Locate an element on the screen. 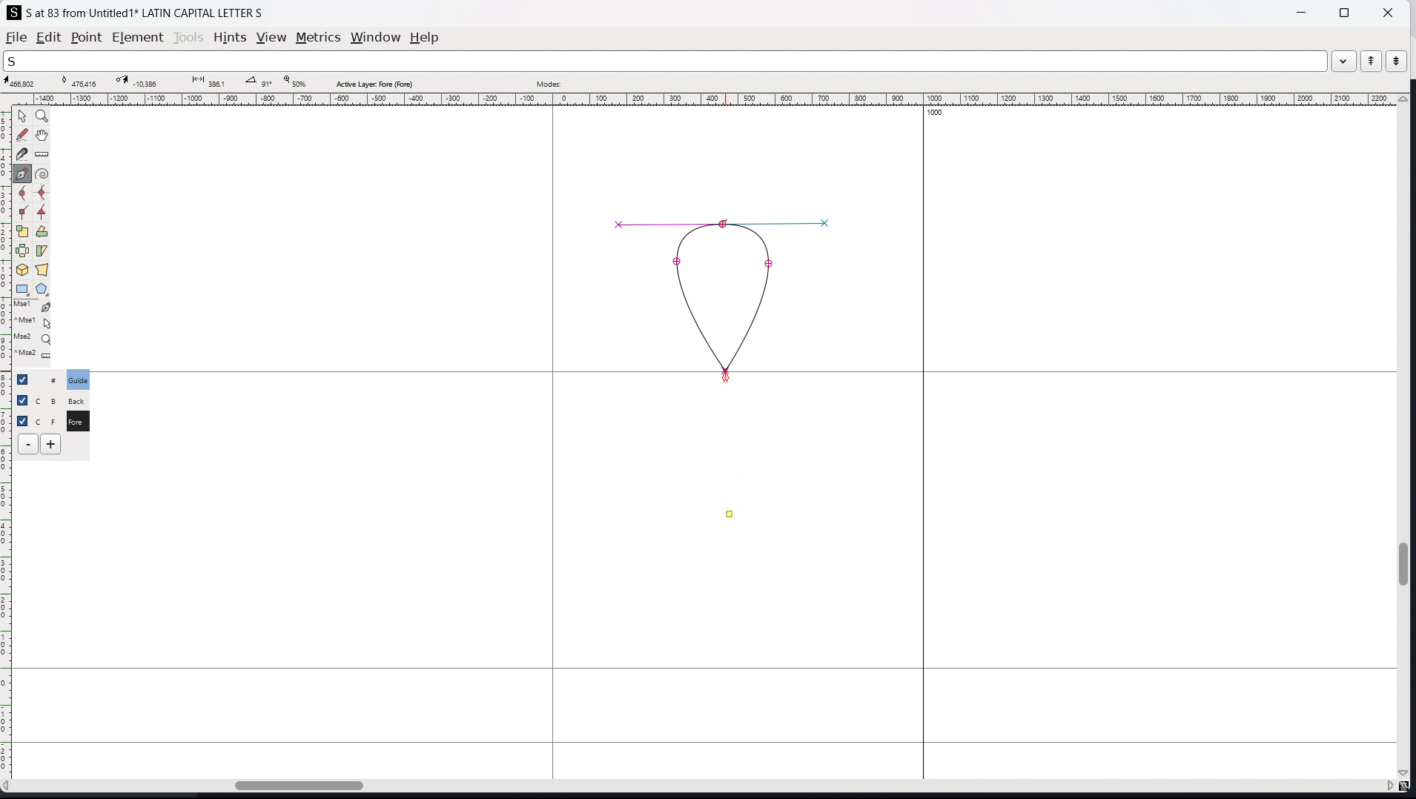 The image size is (1416, 799). tools is located at coordinates (190, 37).